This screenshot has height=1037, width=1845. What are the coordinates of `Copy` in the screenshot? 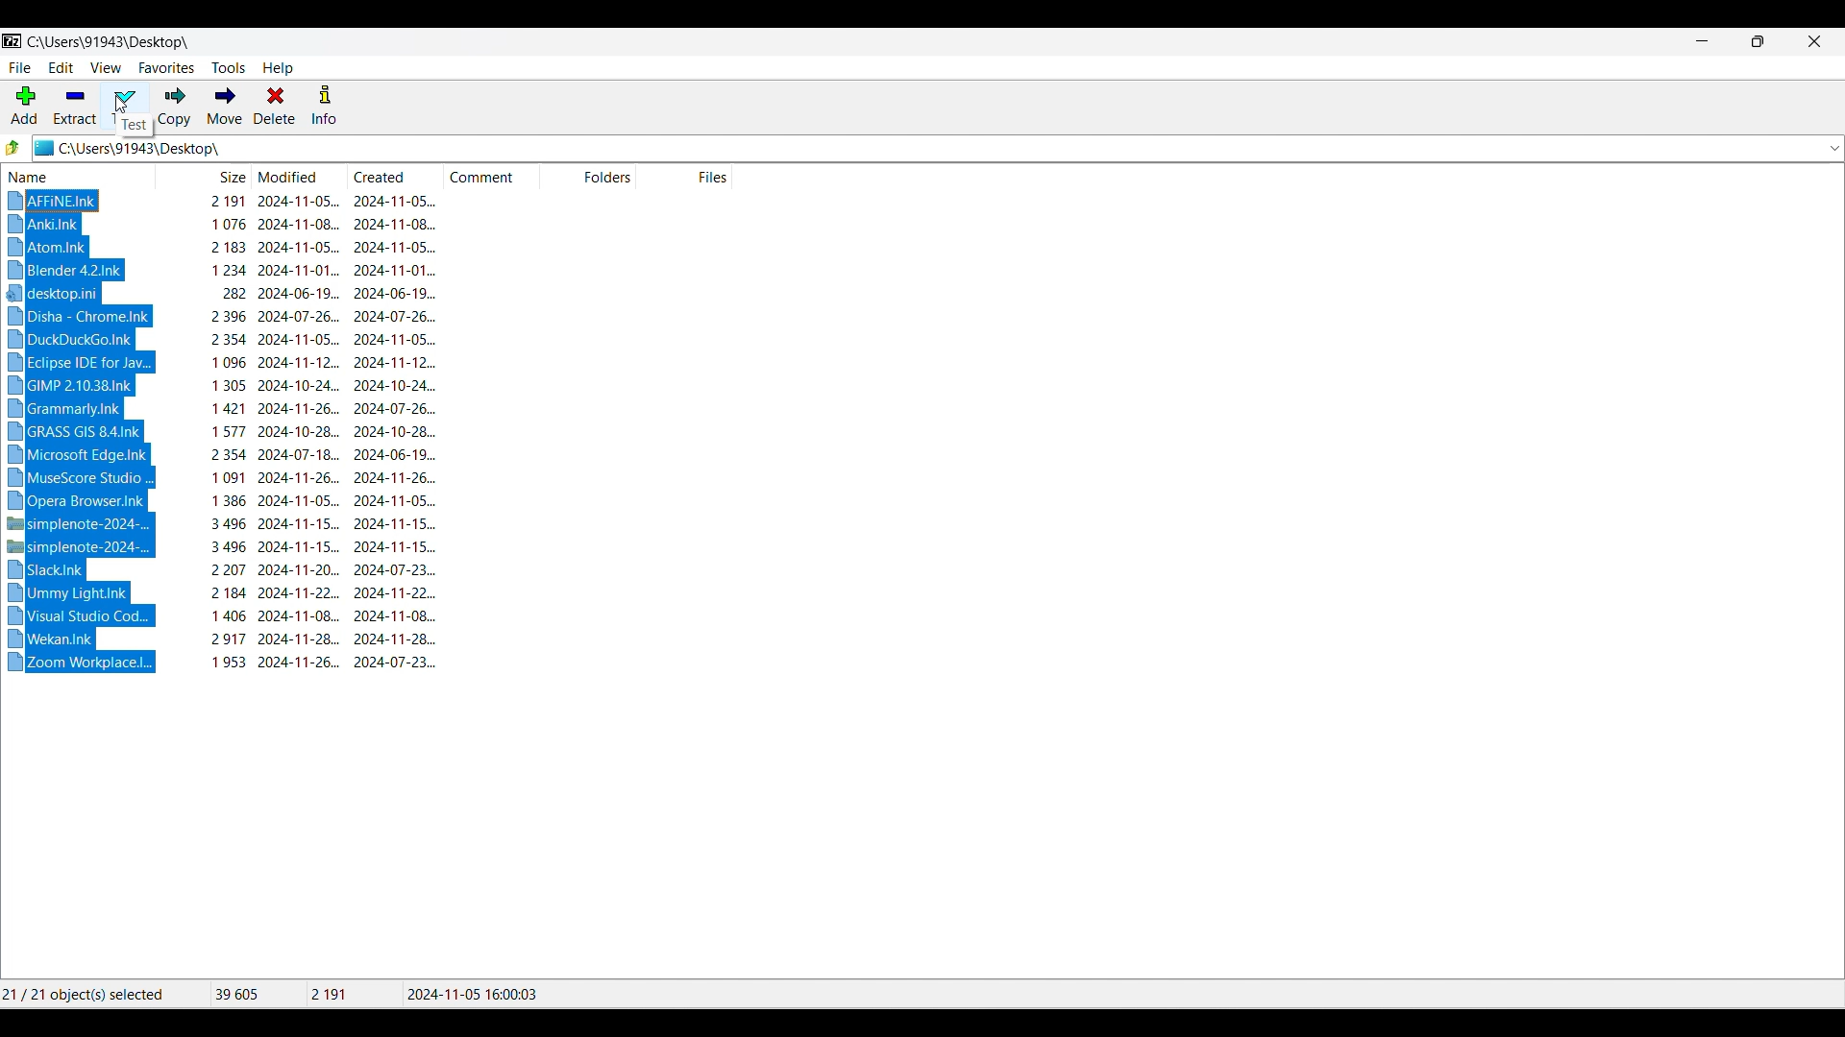 It's located at (175, 107).